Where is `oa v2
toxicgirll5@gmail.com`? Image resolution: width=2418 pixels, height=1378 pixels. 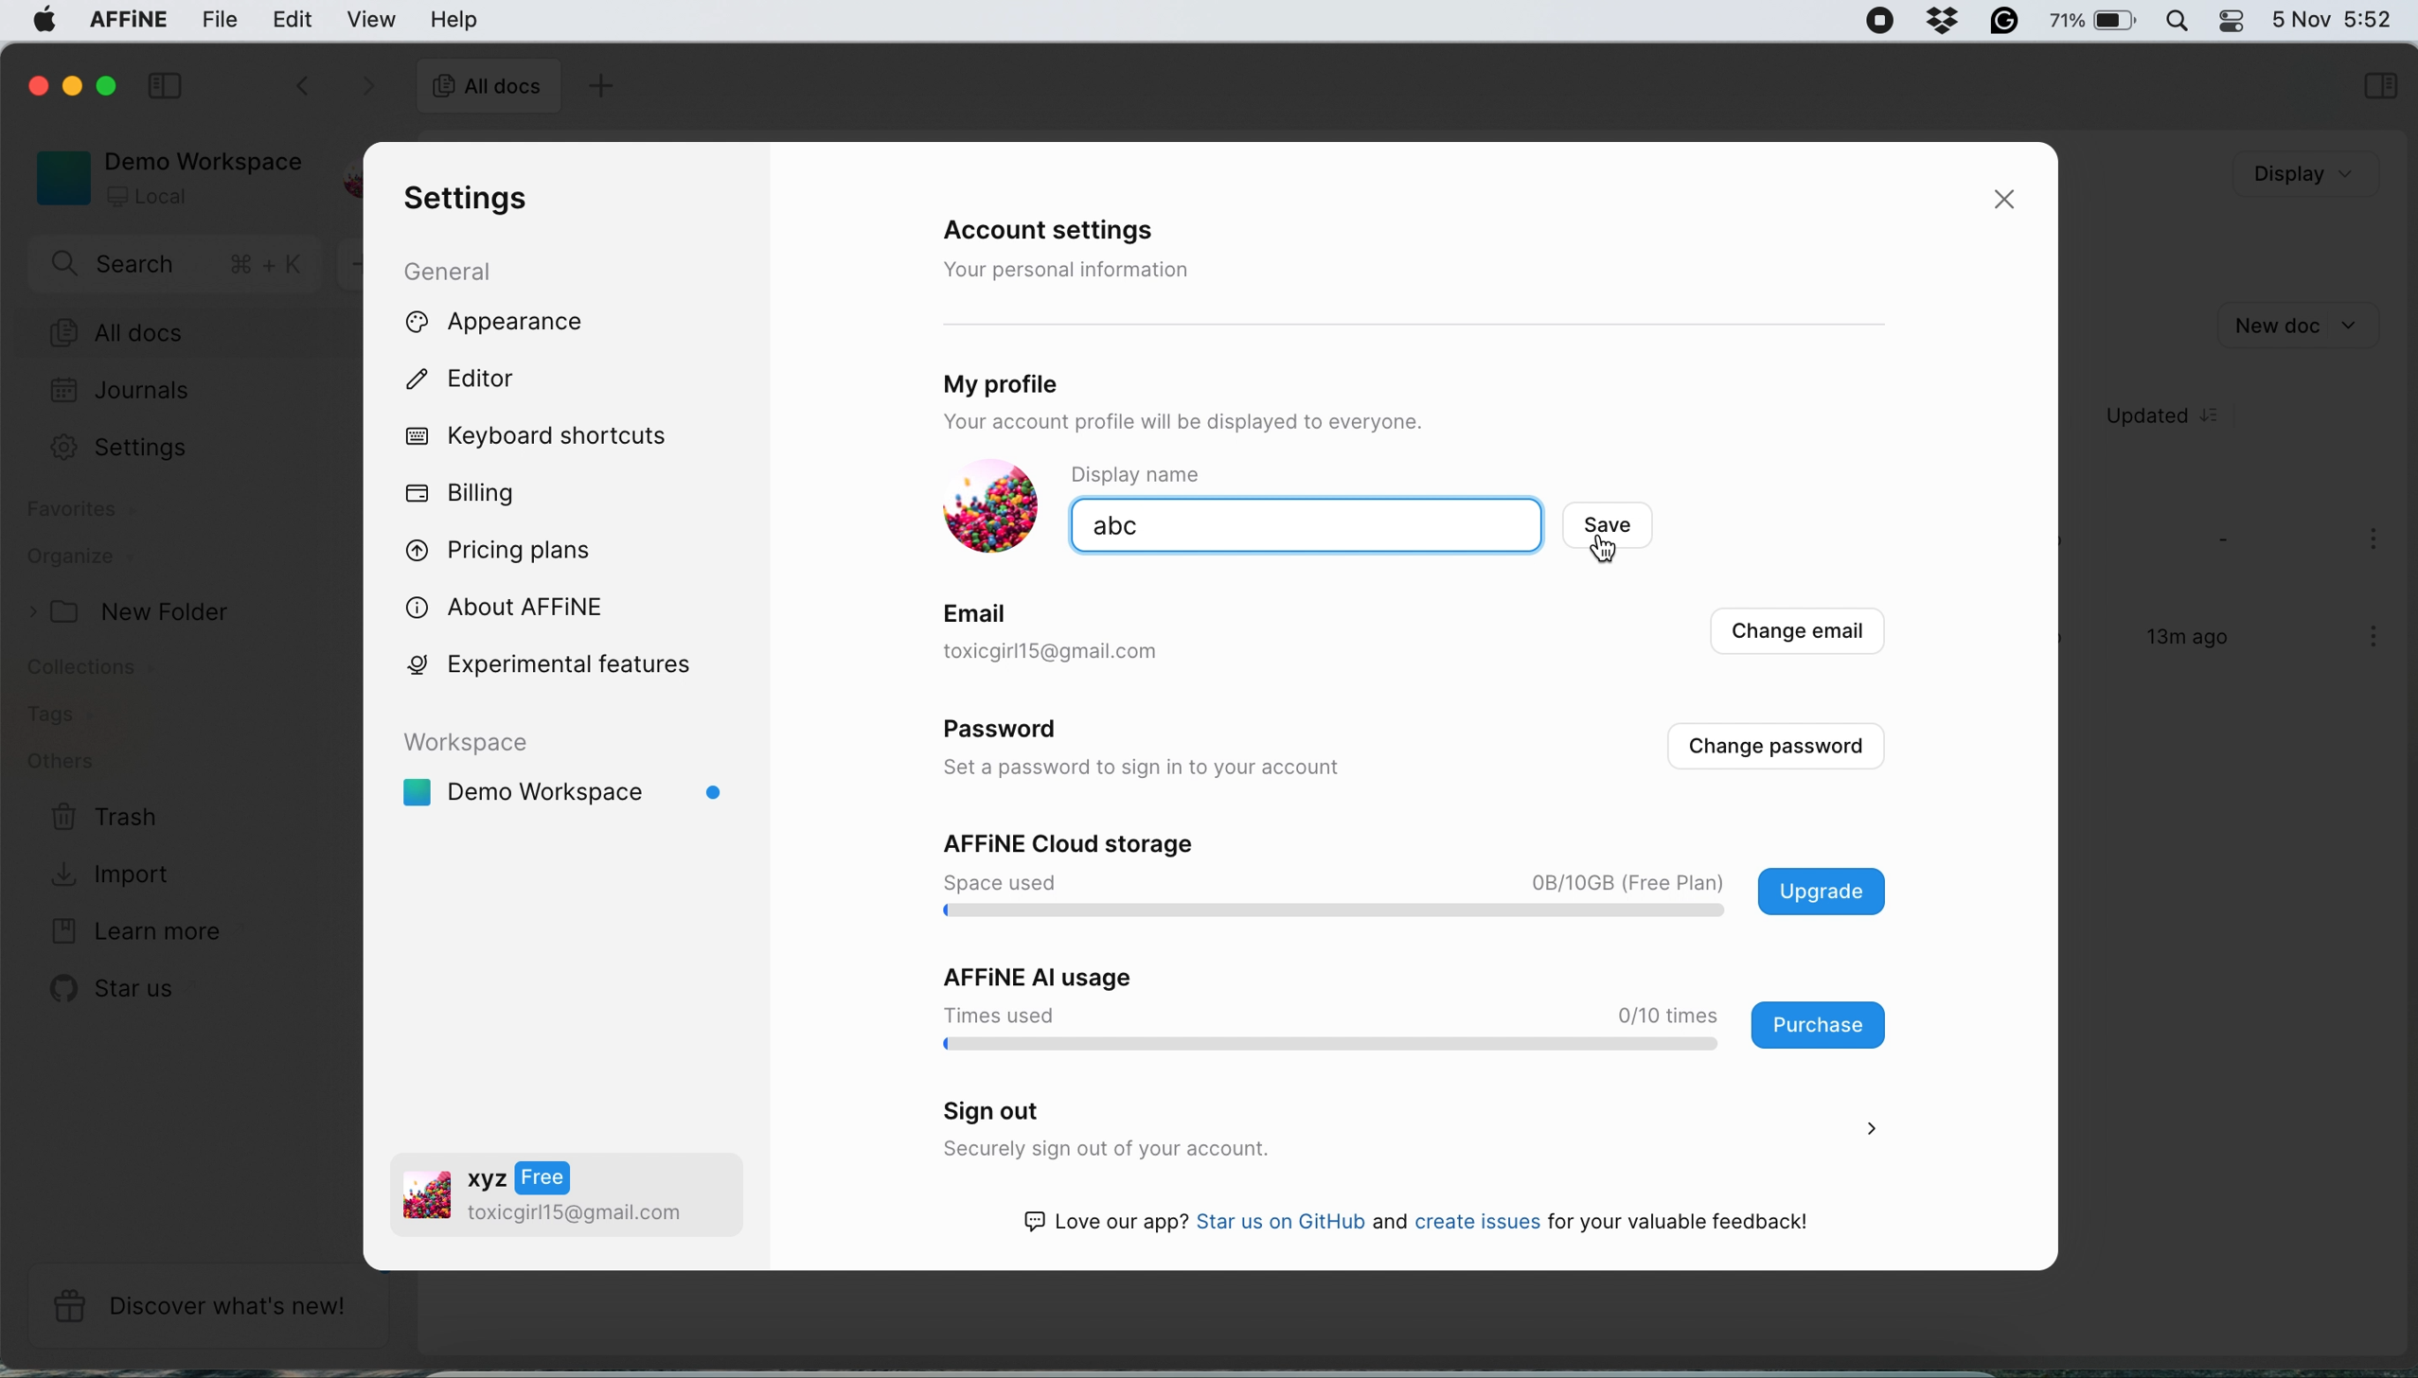
oa v2
toxicgirll5@gmail.com is located at coordinates (544, 1198).